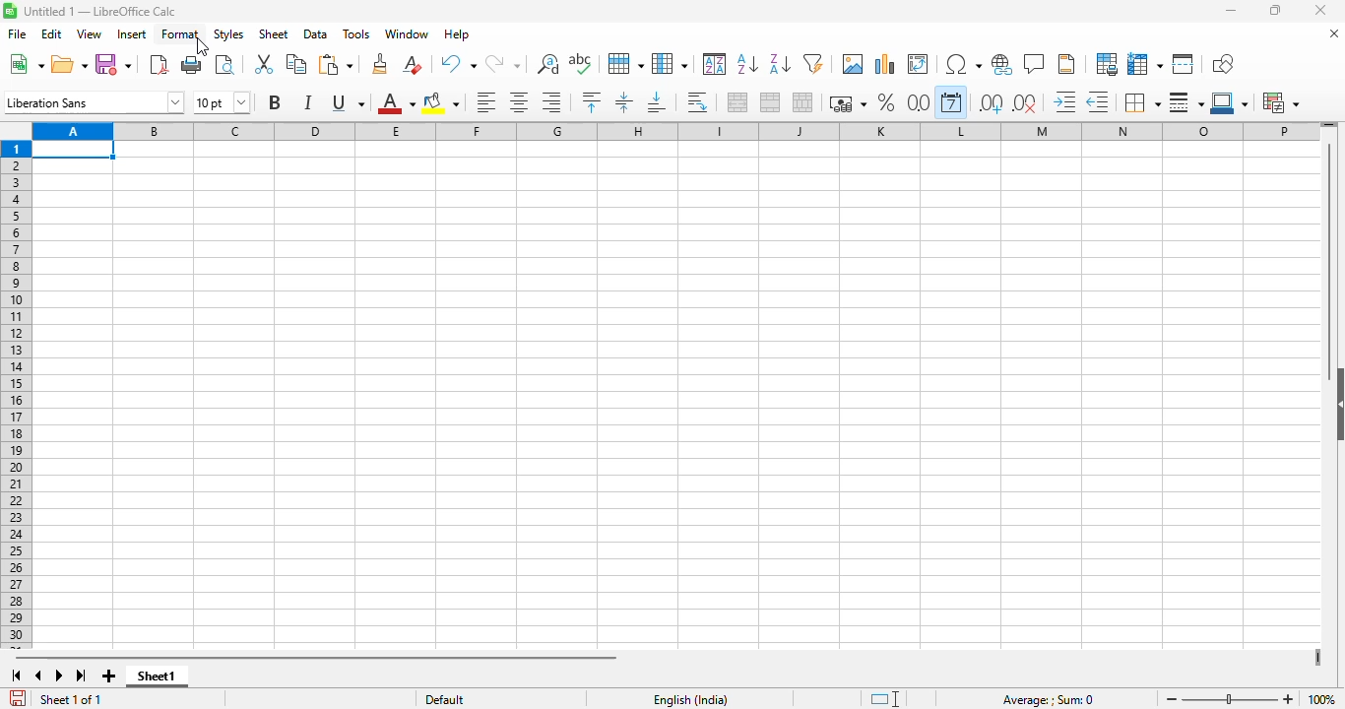  I want to click on paste, so click(336, 64).